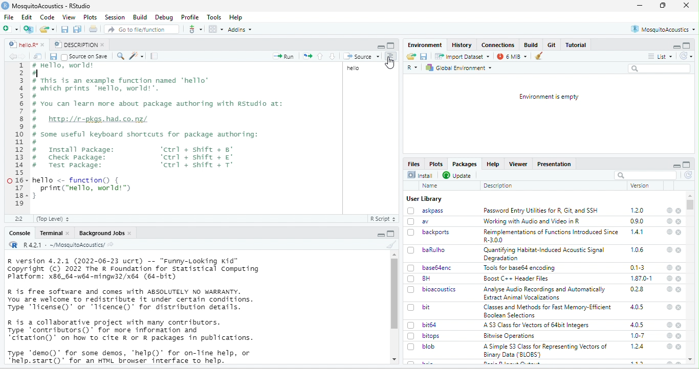 This screenshot has height=369, width=699. What do you see at coordinates (115, 17) in the screenshot?
I see `Session` at bounding box center [115, 17].